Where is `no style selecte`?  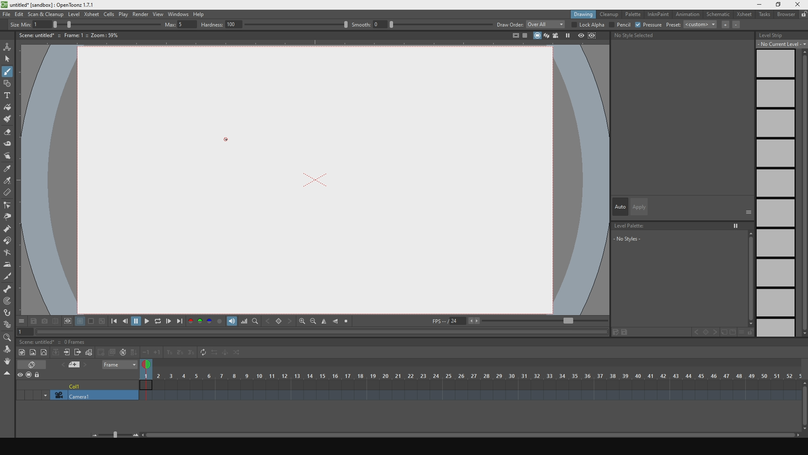
no style selecte is located at coordinates (643, 36).